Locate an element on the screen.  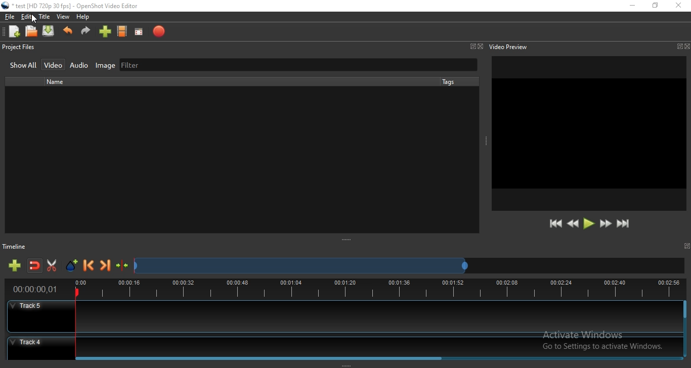
Next marker is located at coordinates (106, 267).